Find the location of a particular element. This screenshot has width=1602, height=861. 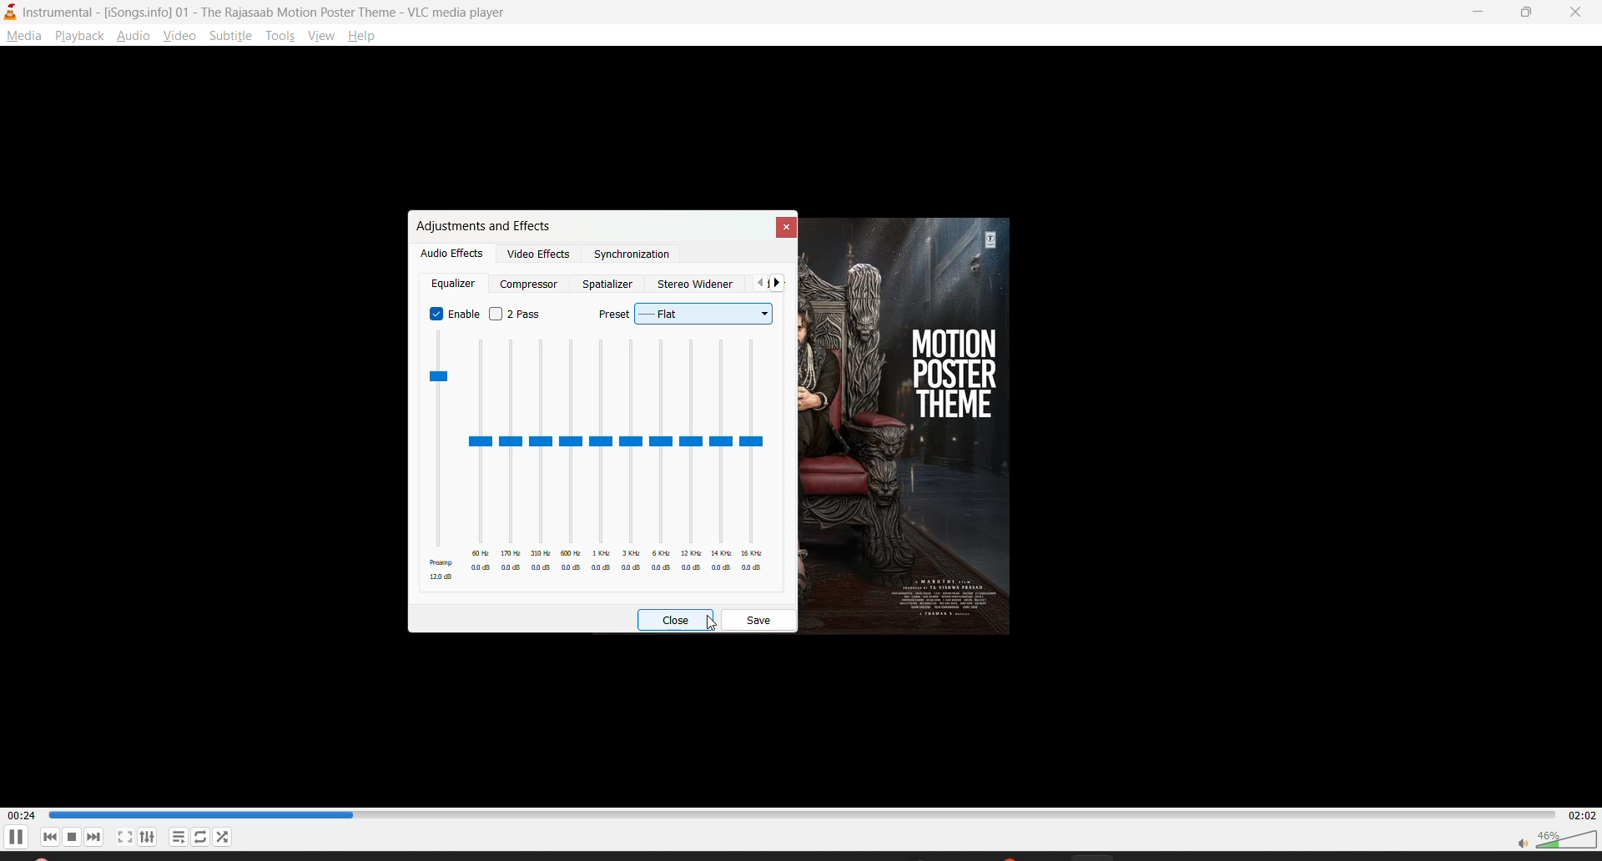

Play duration is located at coordinates (798, 814).